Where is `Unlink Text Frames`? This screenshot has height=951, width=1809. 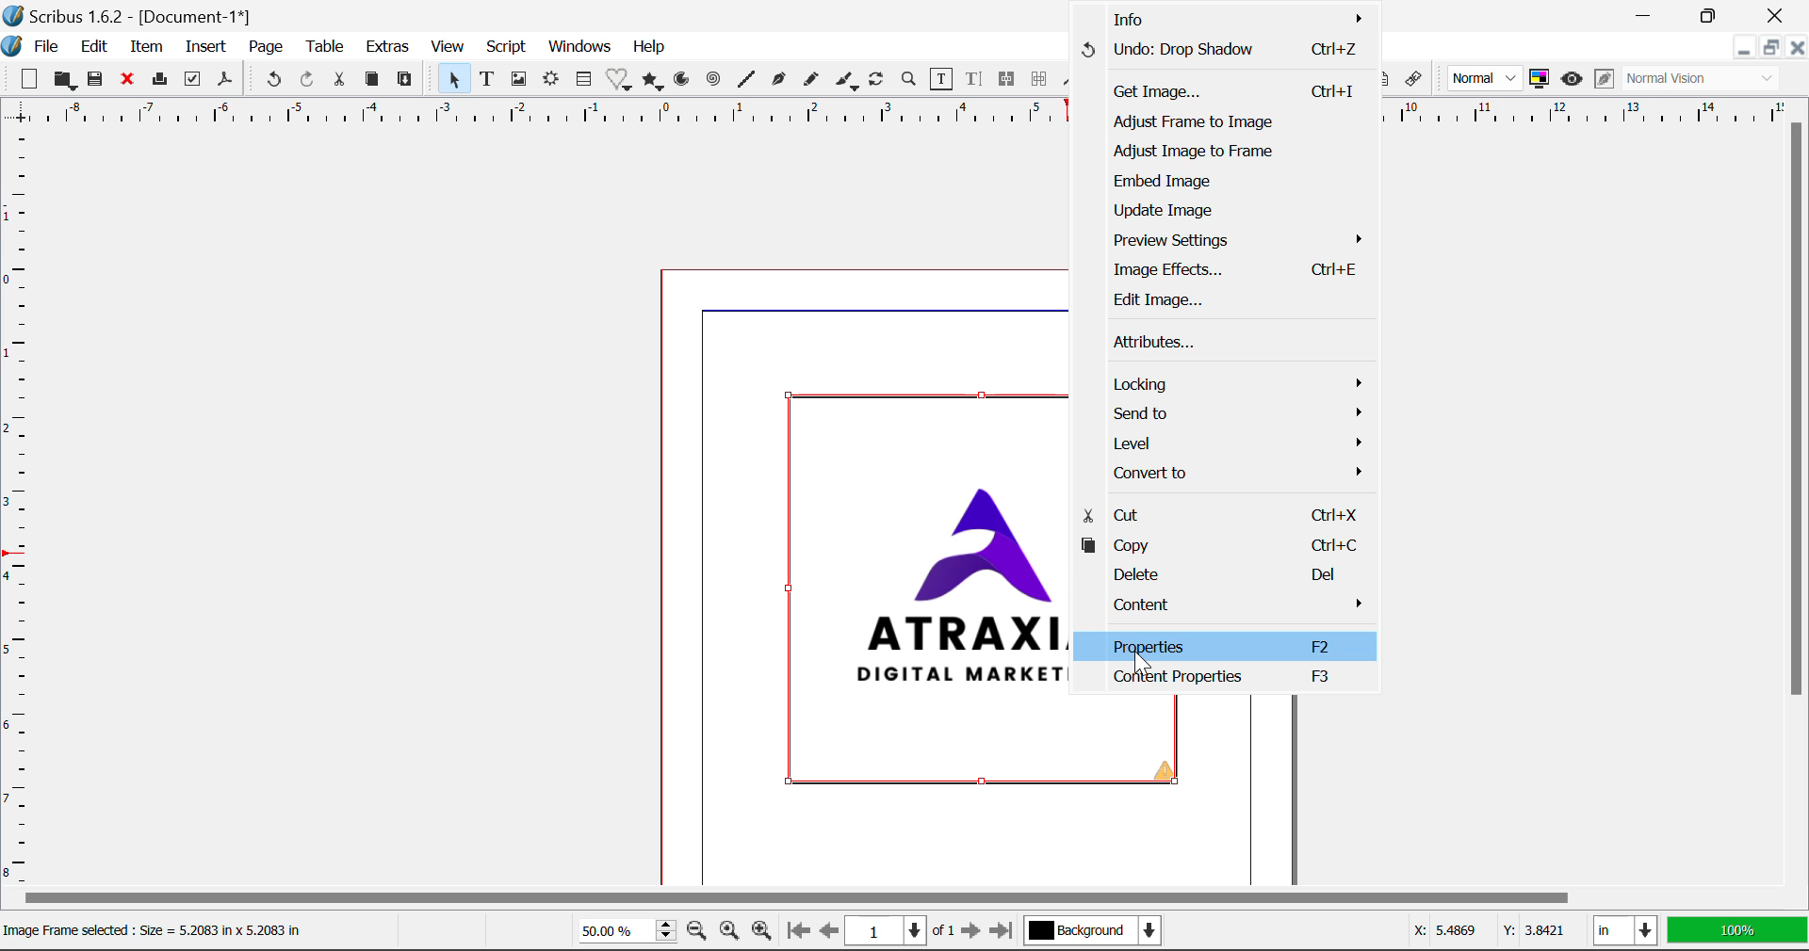 Unlink Text Frames is located at coordinates (1041, 78).